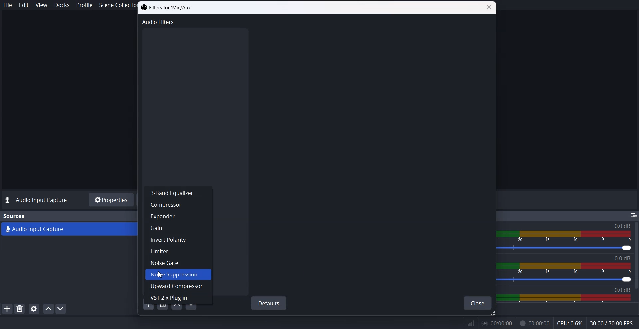 This screenshot has height=329, width=639. I want to click on Inf, so click(471, 324).